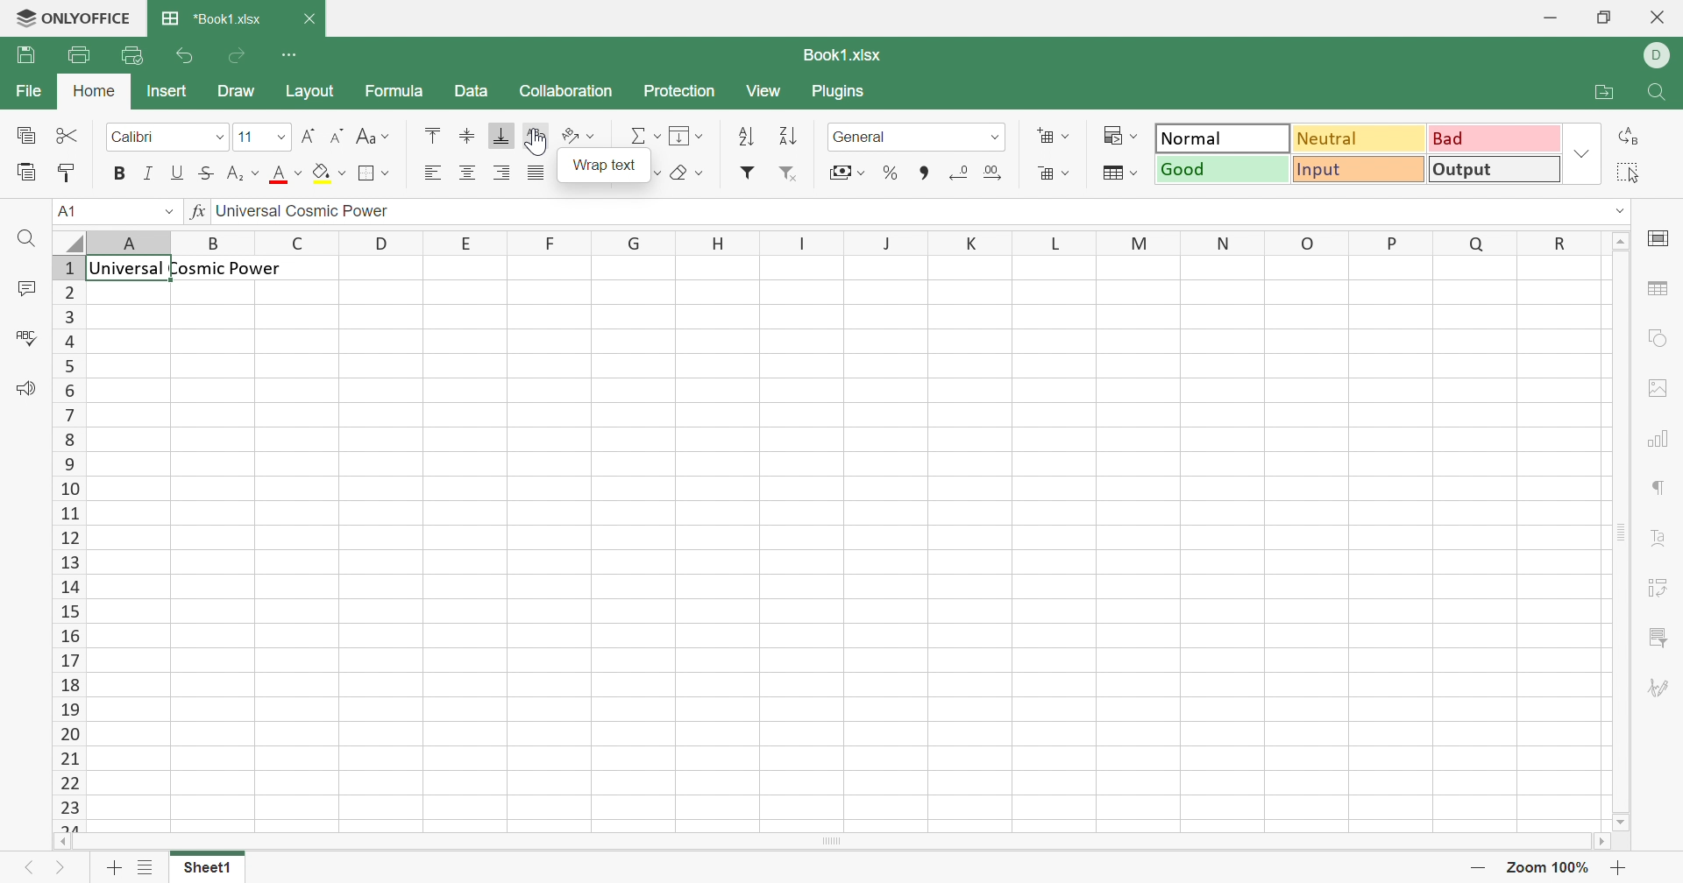  I want to click on Fill, so click(686, 137).